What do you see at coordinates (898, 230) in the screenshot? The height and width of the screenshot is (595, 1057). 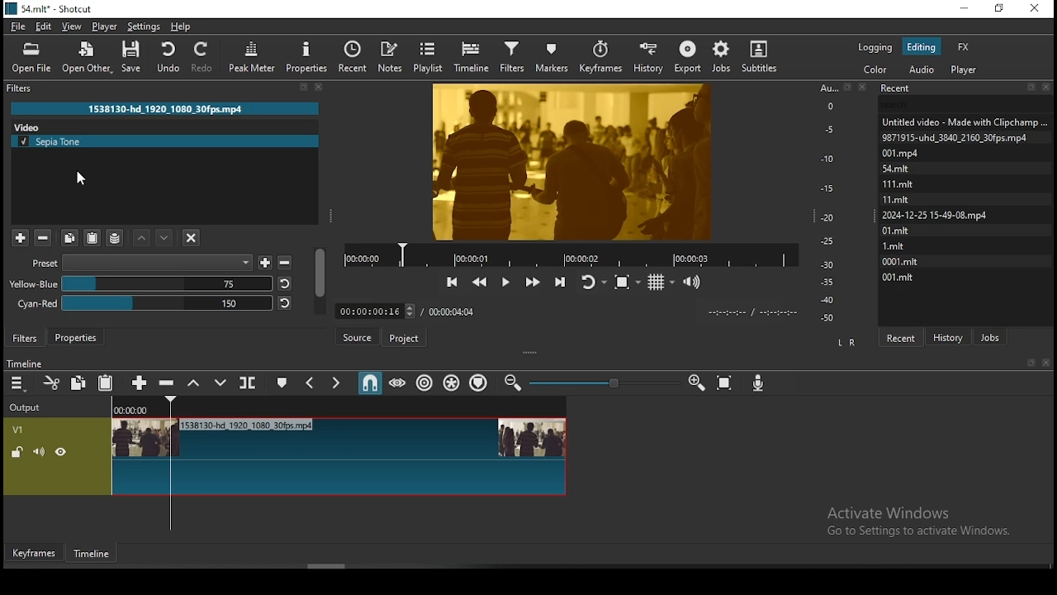 I see `0l.mit` at bounding box center [898, 230].